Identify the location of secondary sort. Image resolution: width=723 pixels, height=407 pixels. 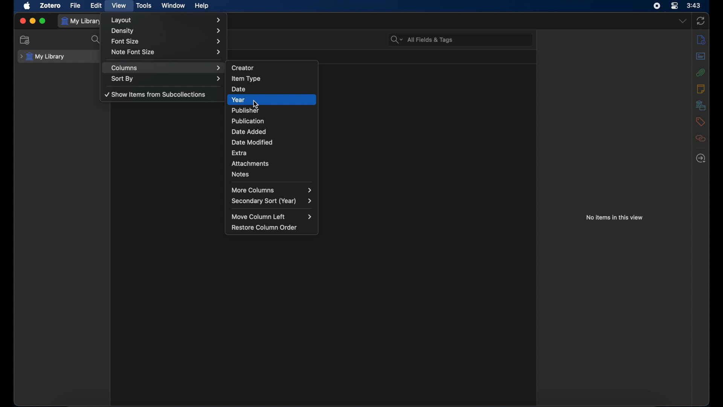
(273, 201).